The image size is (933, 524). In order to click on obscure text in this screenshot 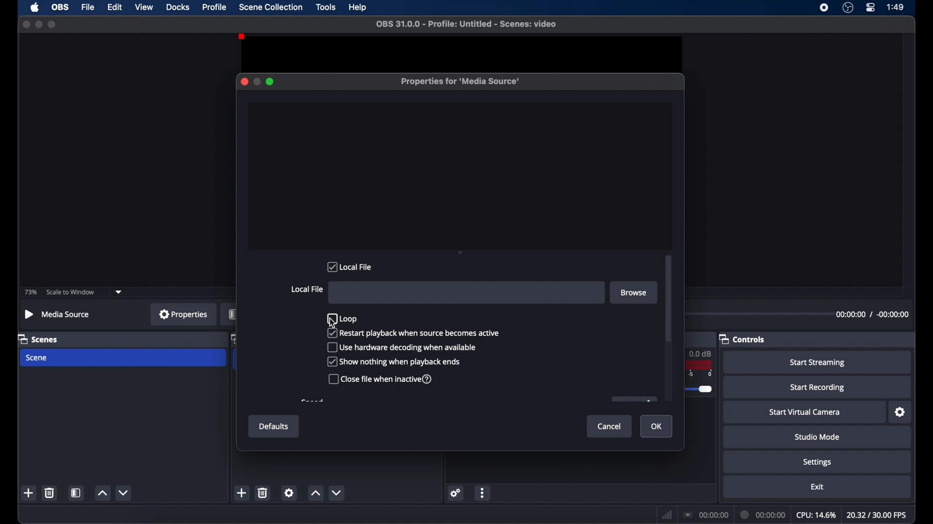, I will do `click(312, 401)`.